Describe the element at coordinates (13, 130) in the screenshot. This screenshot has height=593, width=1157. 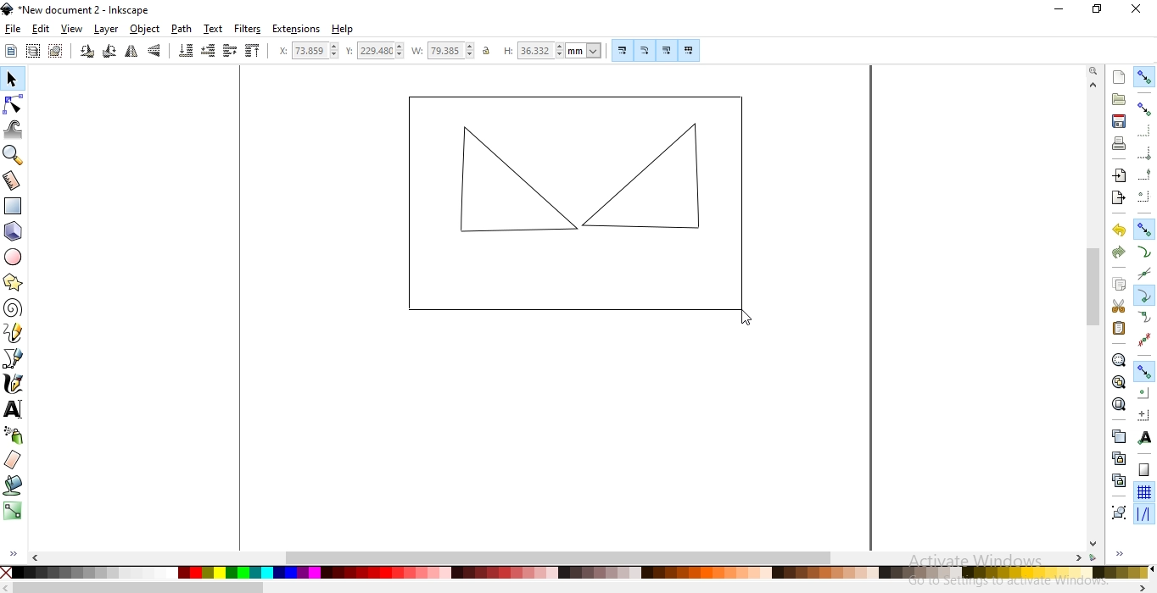
I see `tweak objects by sculpting or painting` at that location.